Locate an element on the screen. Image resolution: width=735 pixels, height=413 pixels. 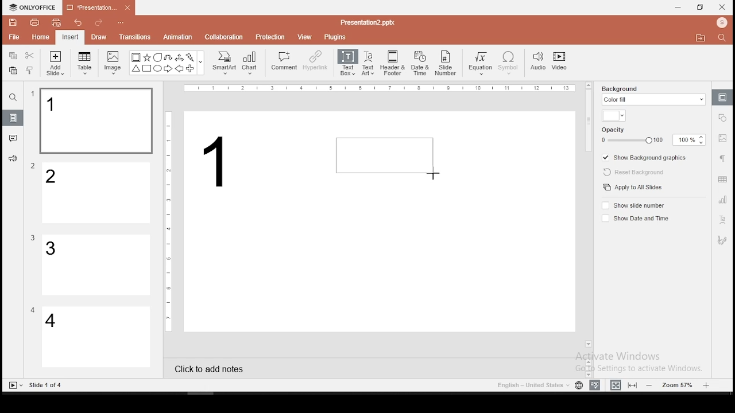
slide number is located at coordinates (446, 63).